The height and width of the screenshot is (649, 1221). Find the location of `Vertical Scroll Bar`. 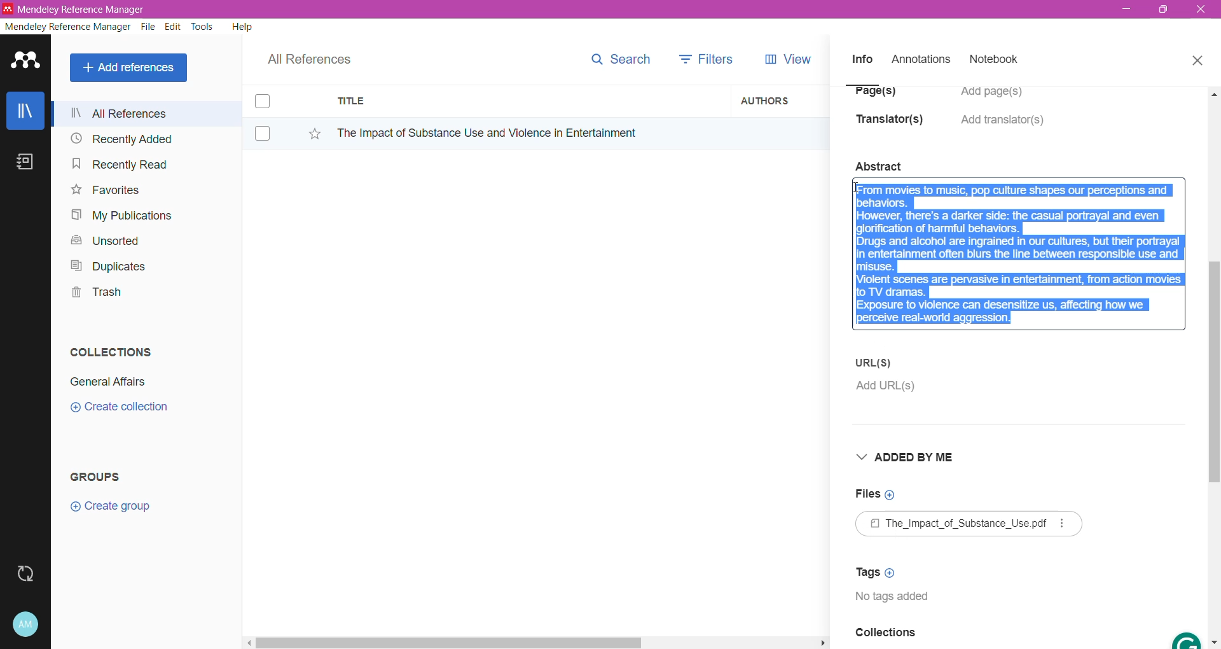

Vertical Scroll Bar is located at coordinates (1213, 366).